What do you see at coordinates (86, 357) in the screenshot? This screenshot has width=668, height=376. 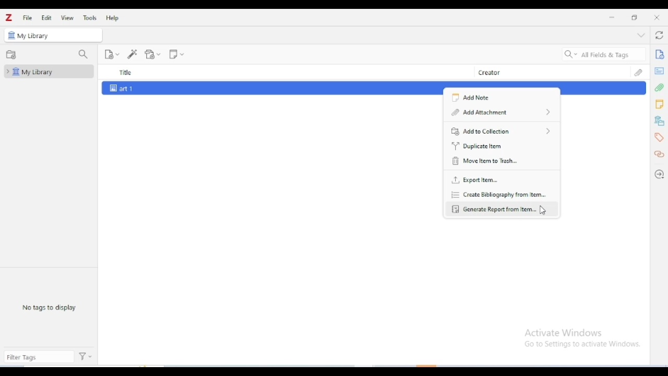 I see `actions` at bounding box center [86, 357].